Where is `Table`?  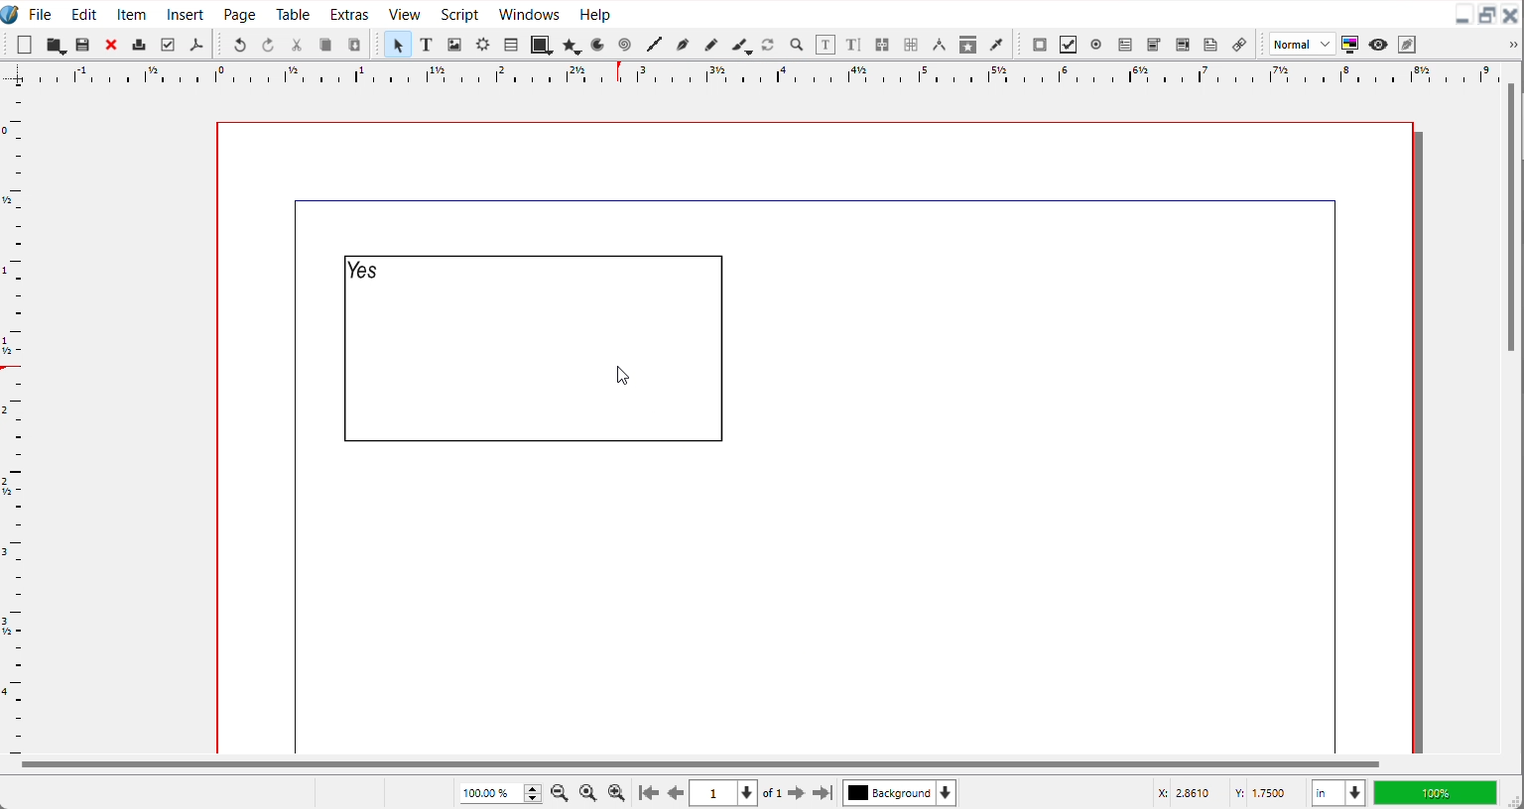 Table is located at coordinates (294, 13).